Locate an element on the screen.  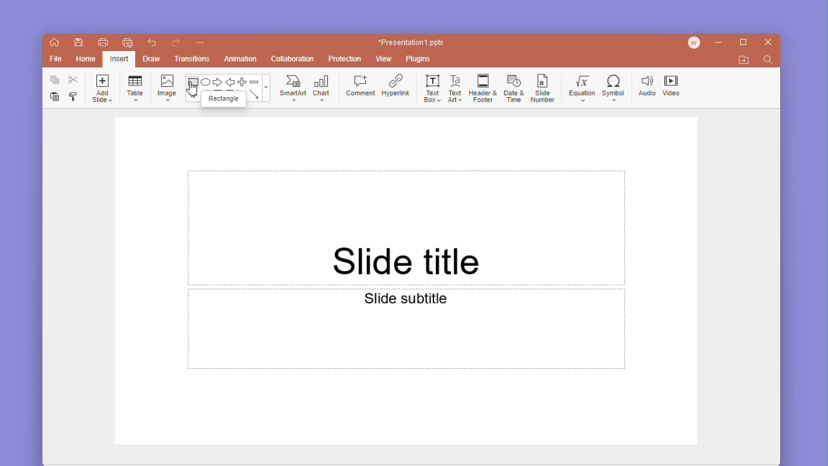
maximize is located at coordinates (741, 43).